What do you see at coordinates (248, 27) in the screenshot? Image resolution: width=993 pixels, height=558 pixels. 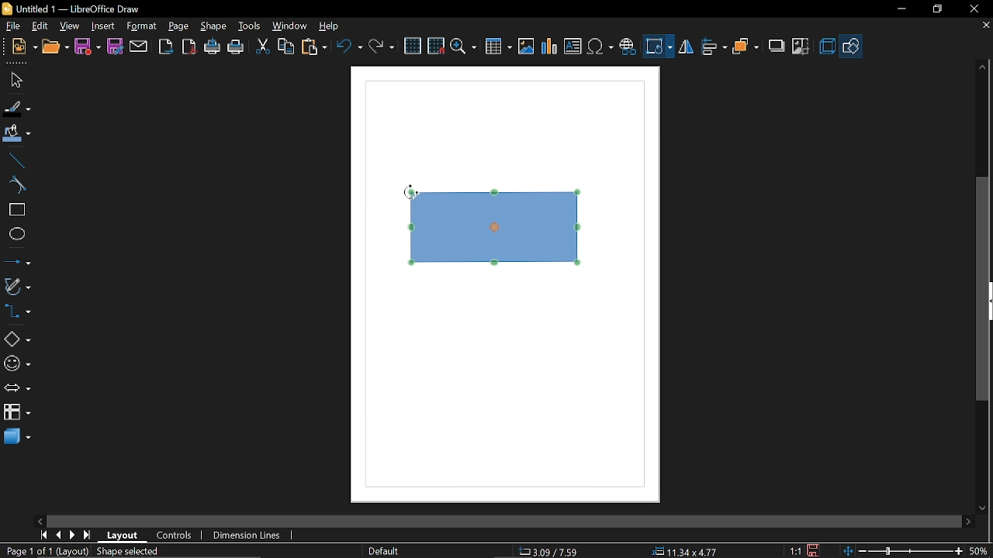 I see `Tools` at bounding box center [248, 27].